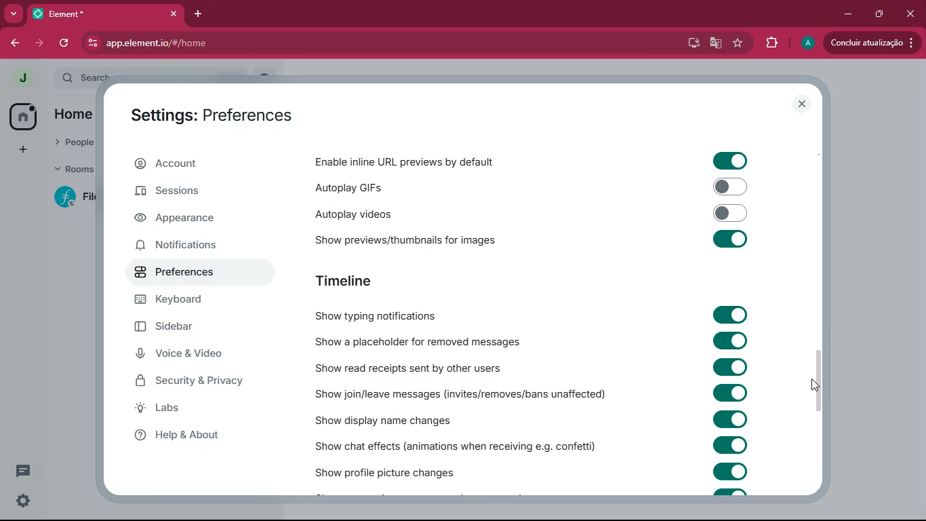  Describe the element at coordinates (22, 148) in the screenshot. I see `more` at that location.